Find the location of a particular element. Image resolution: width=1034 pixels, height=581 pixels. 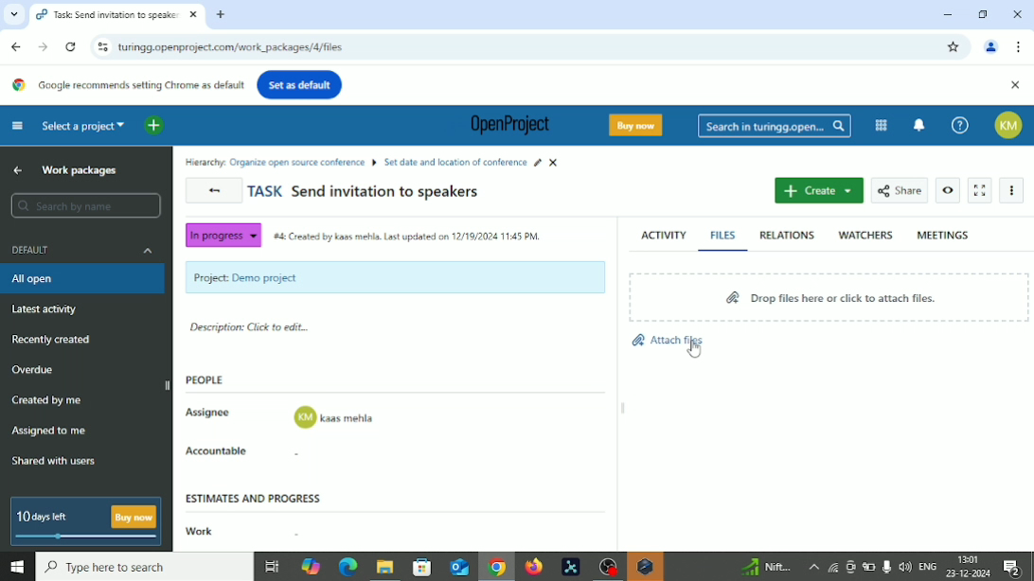

File explorer is located at coordinates (383, 569).